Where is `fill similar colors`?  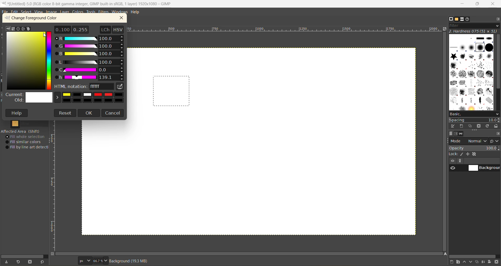 fill similar colors is located at coordinates (25, 142).